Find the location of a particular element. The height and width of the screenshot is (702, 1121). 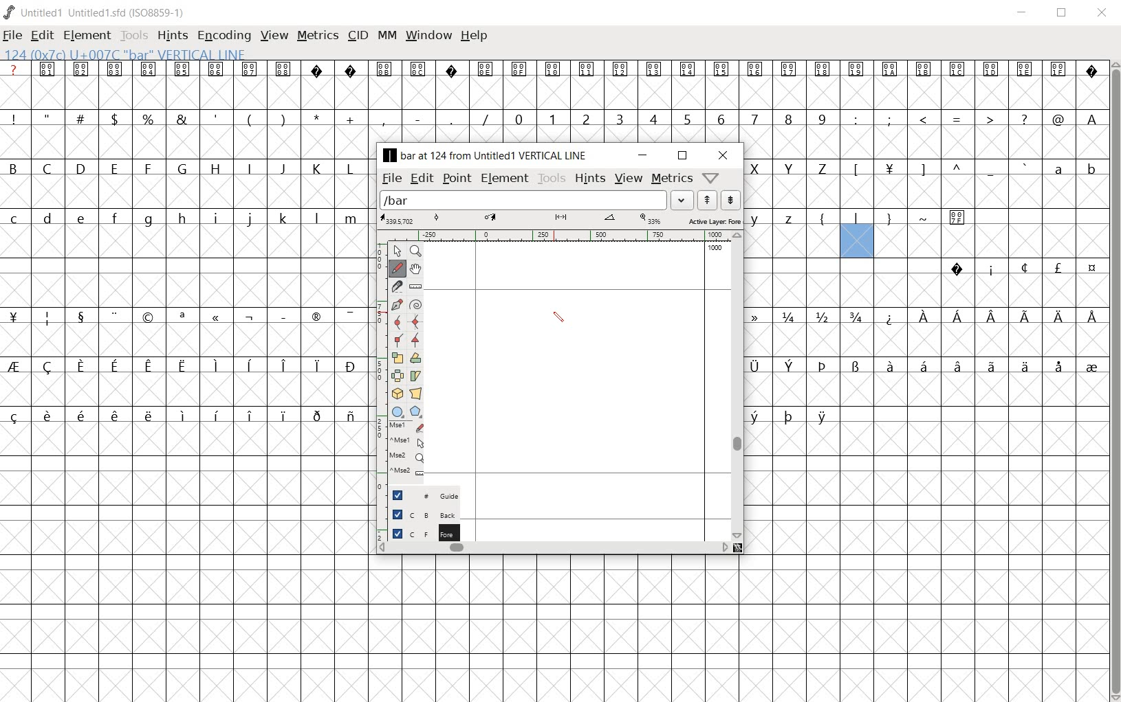

scale is located at coordinates (560, 218).